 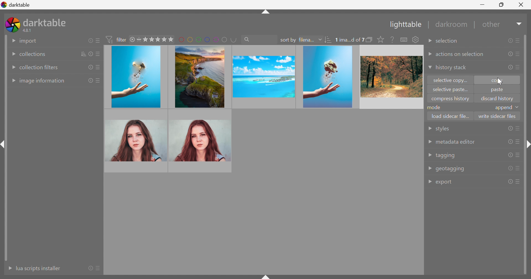 I want to click on darktable, so click(x=46, y=22).